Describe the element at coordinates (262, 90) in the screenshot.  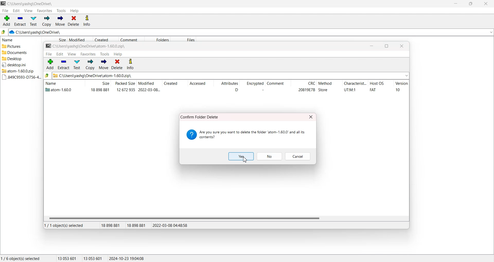
I see `-` at that location.